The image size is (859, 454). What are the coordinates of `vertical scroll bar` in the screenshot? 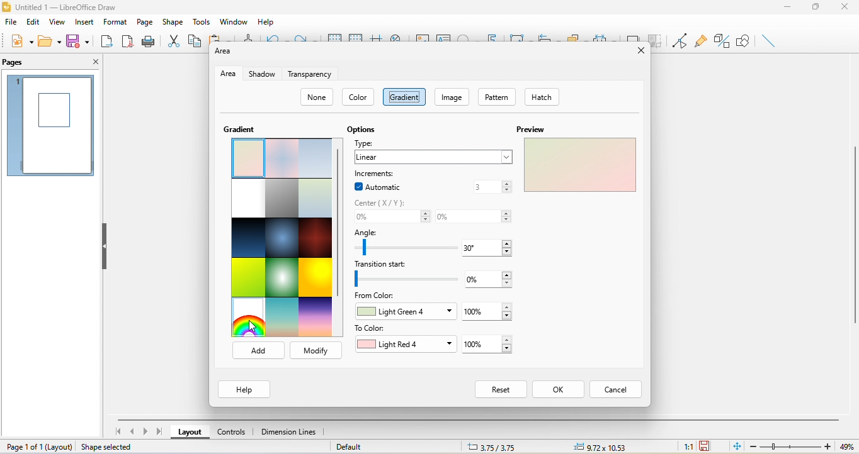 It's located at (339, 221).